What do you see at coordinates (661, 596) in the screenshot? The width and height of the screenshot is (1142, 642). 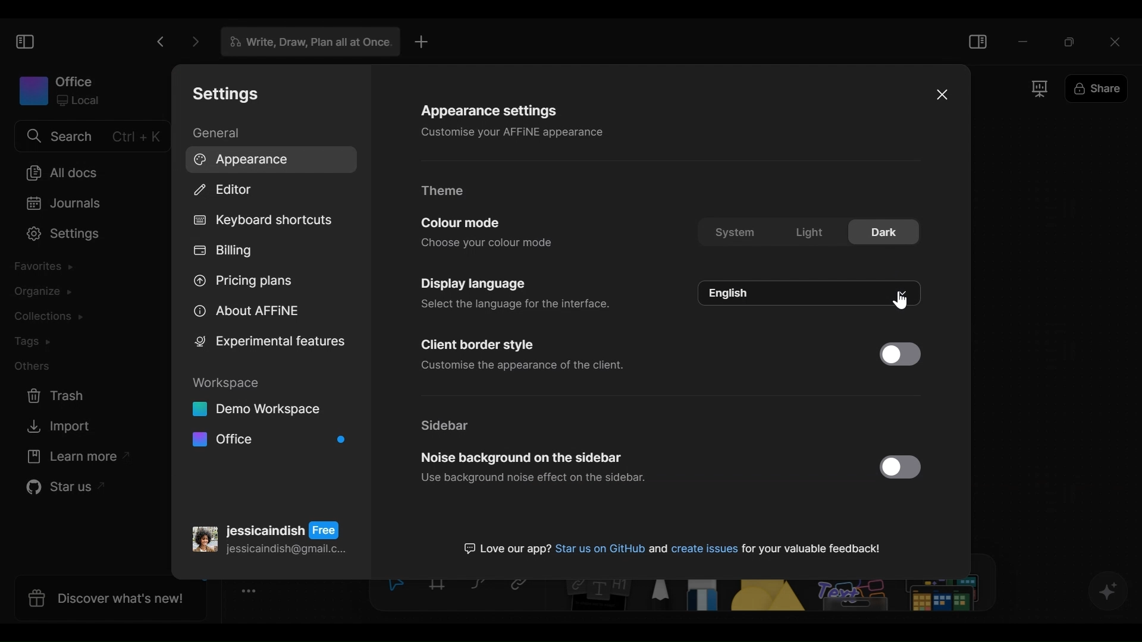 I see `Pen` at bounding box center [661, 596].